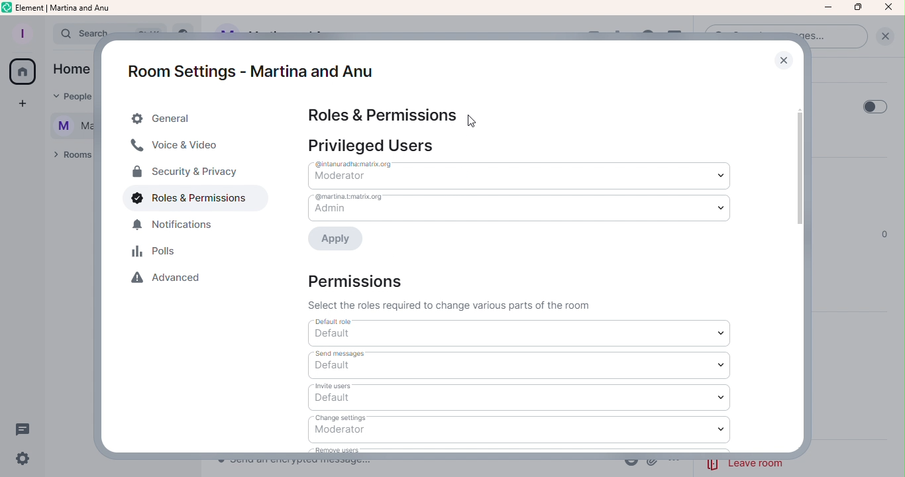  Describe the element at coordinates (66, 127) in the screenshot. I see `Martina and Anu` at that location.